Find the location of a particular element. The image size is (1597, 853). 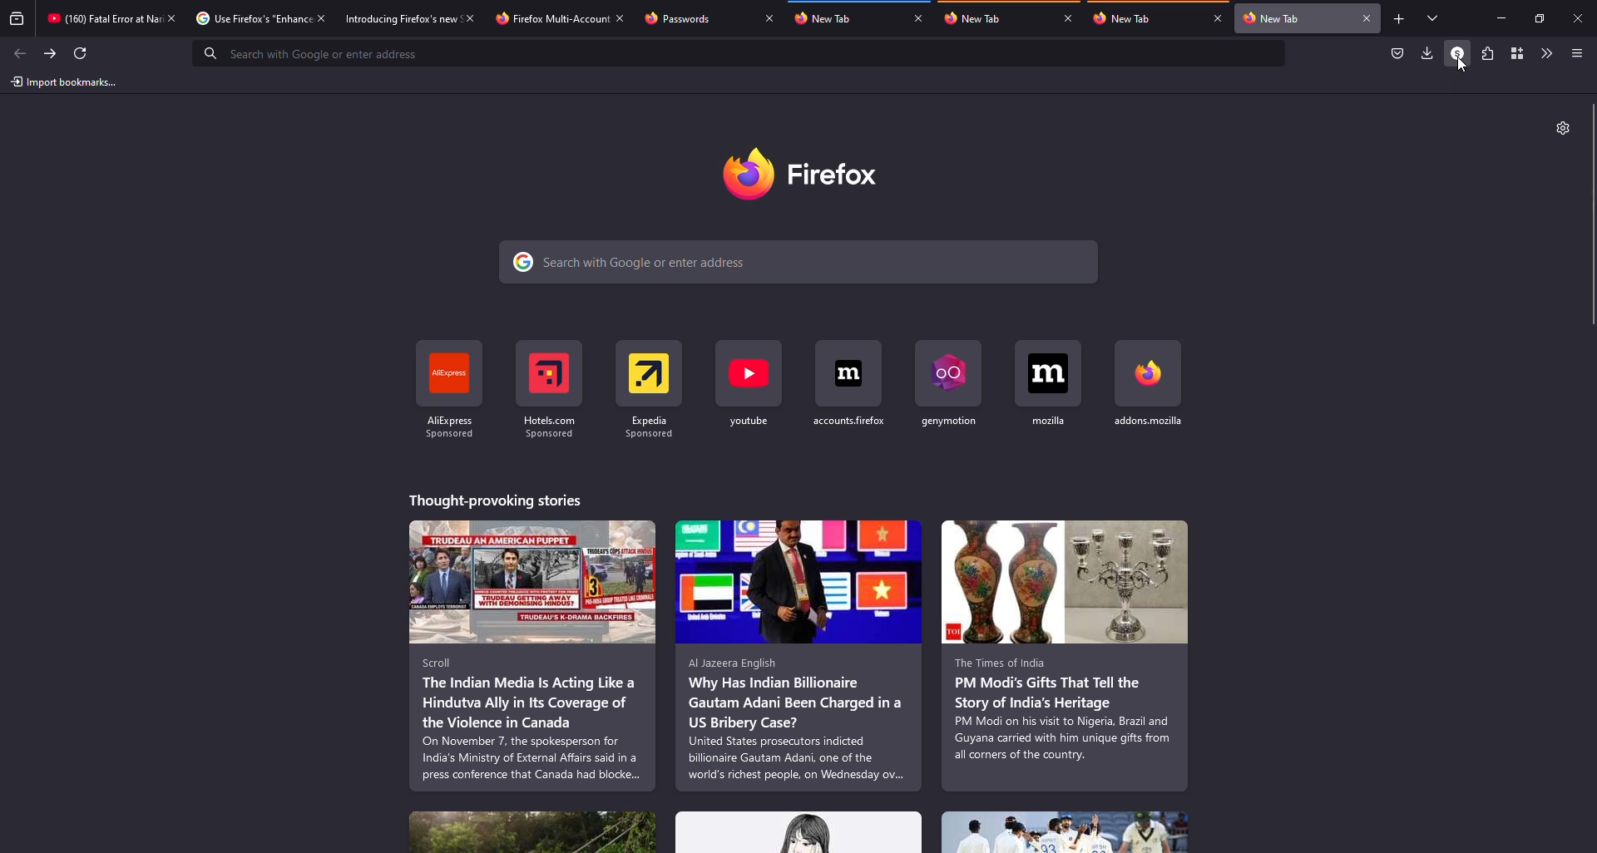

close is located at coordinates (1066, 19).